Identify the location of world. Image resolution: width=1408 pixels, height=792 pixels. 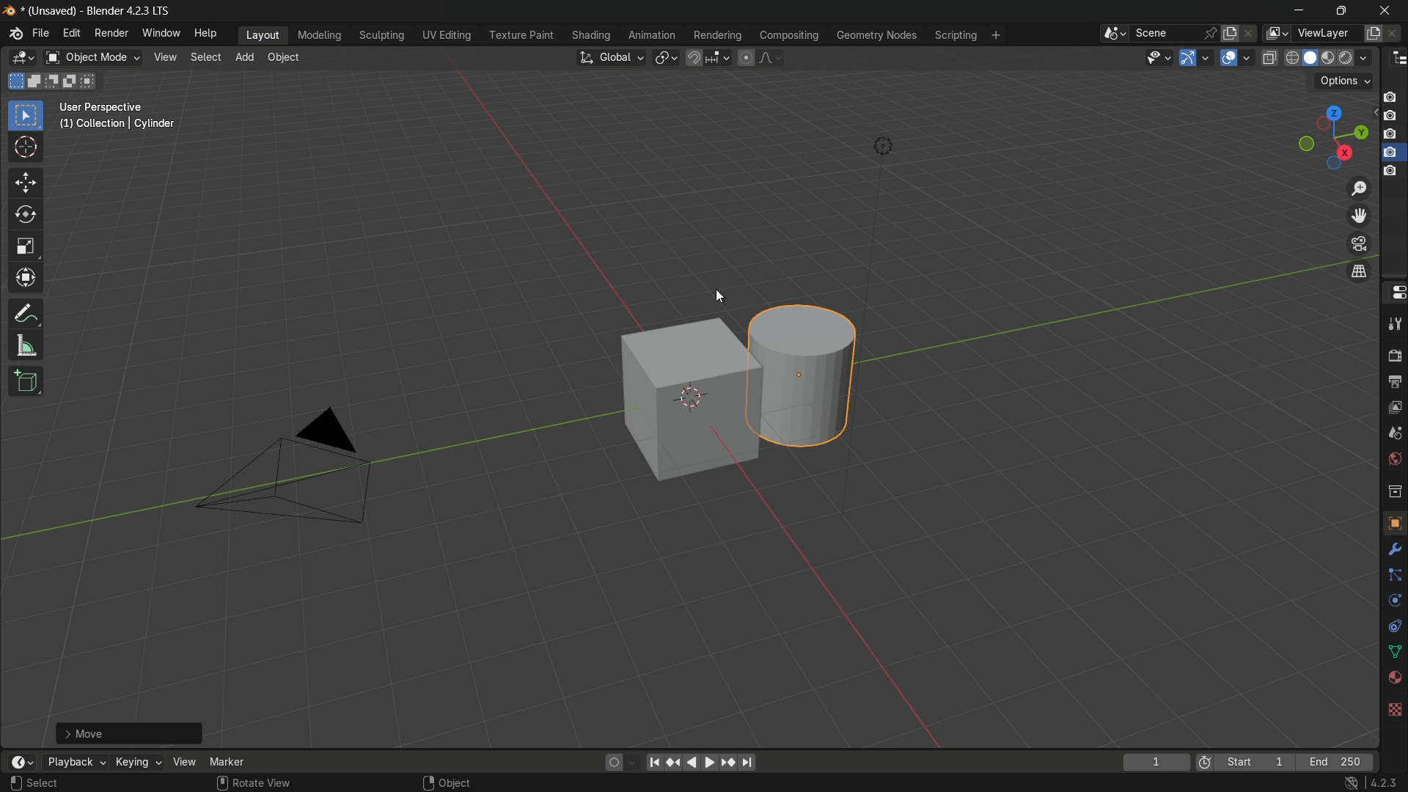
(1393, 461).